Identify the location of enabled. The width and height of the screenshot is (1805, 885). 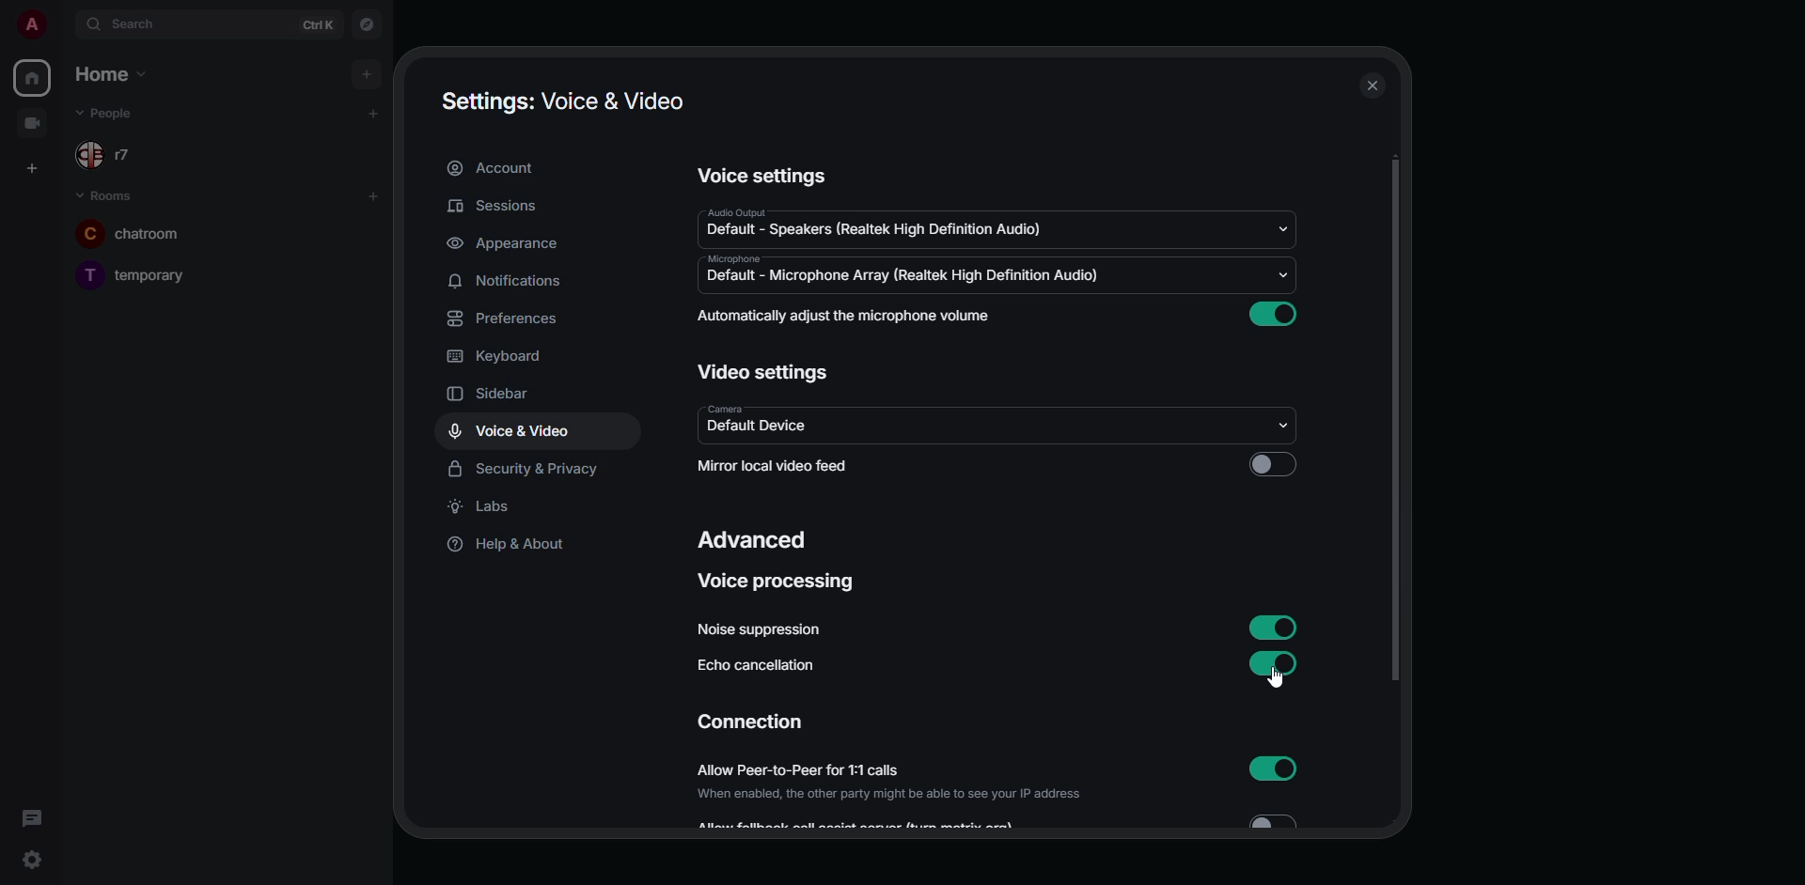
(1279, 625).